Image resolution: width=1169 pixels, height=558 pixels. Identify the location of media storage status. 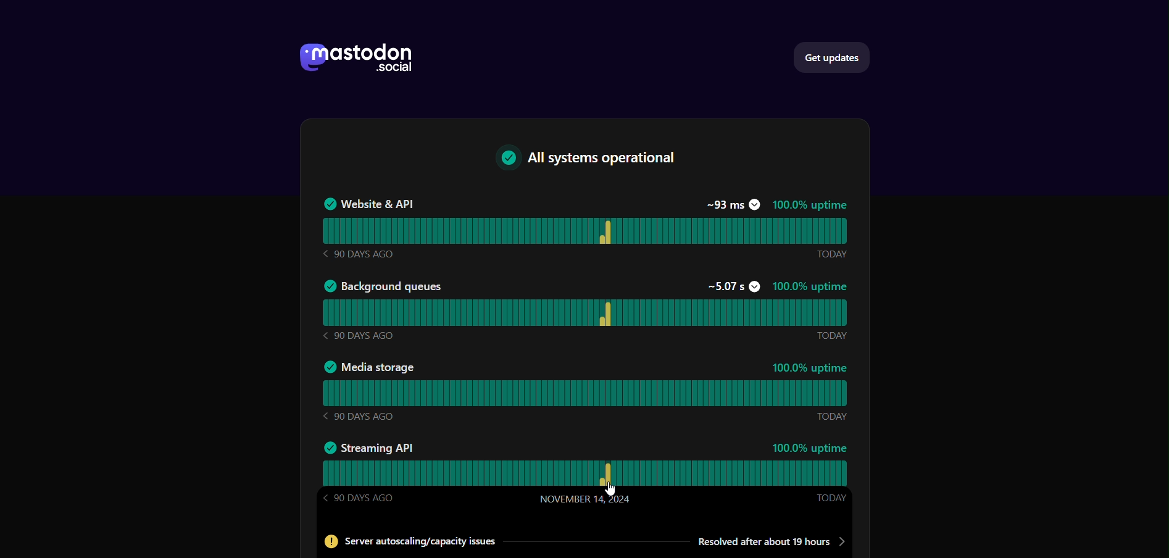
(584, 394).